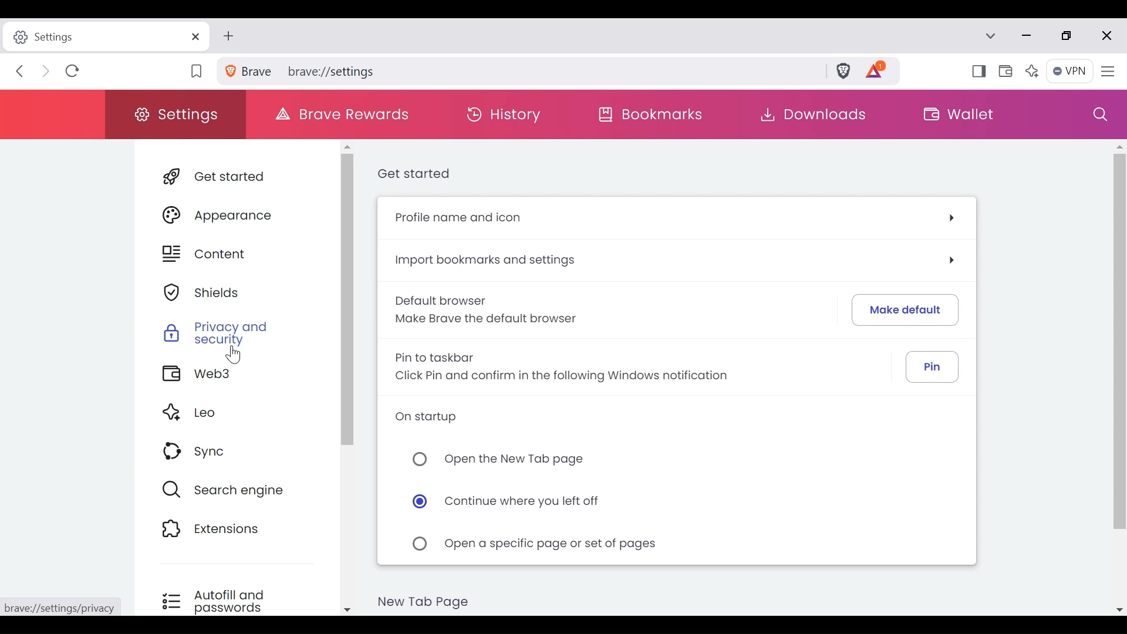  Describe the element at coordinates (1007, 72) in the screenshot. I see `Wallet` at that location.